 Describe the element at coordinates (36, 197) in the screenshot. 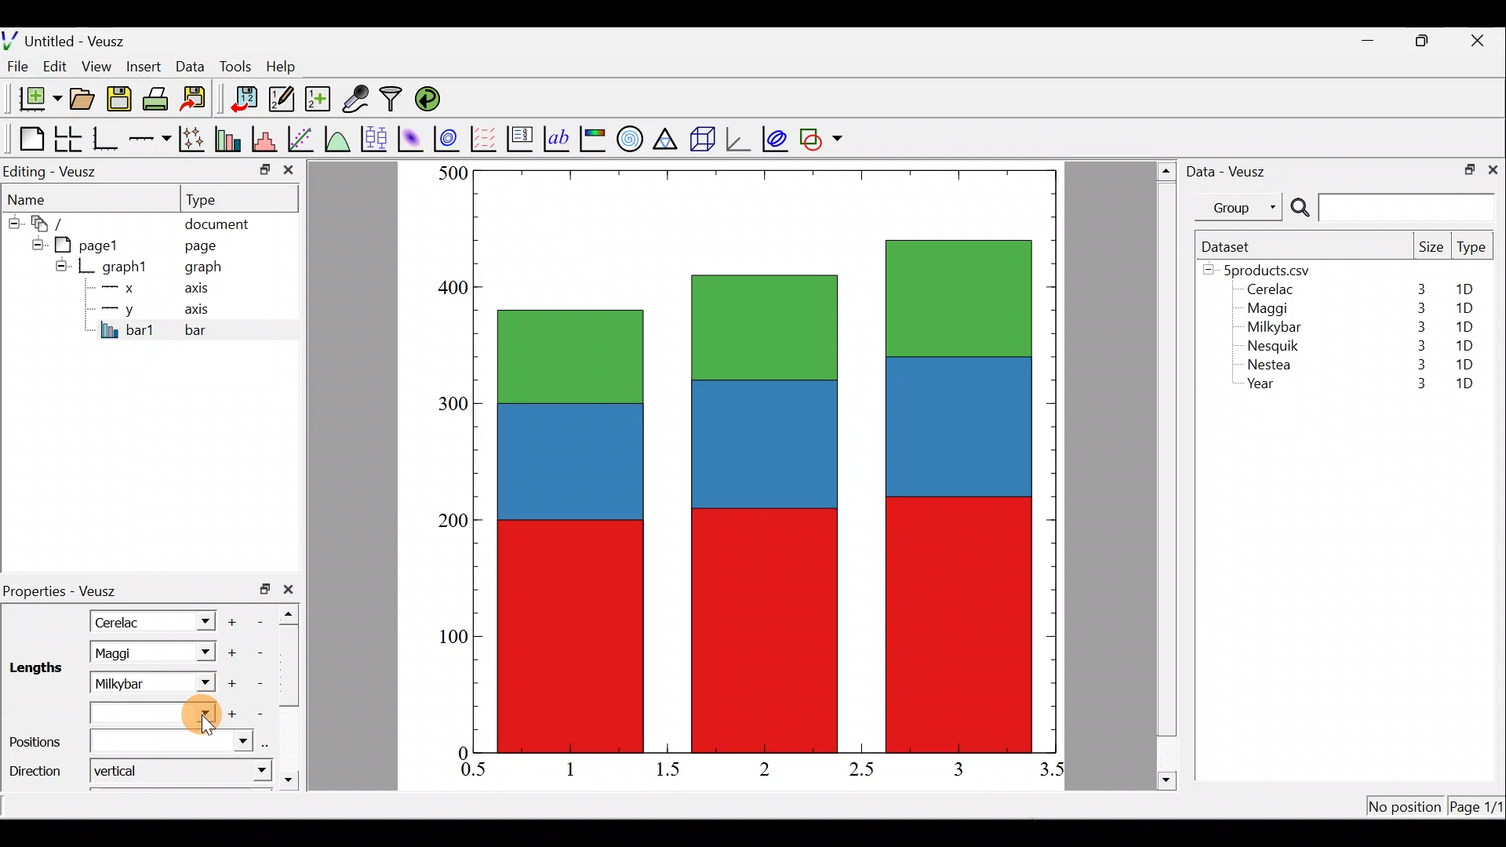

I see `Name` at that location.